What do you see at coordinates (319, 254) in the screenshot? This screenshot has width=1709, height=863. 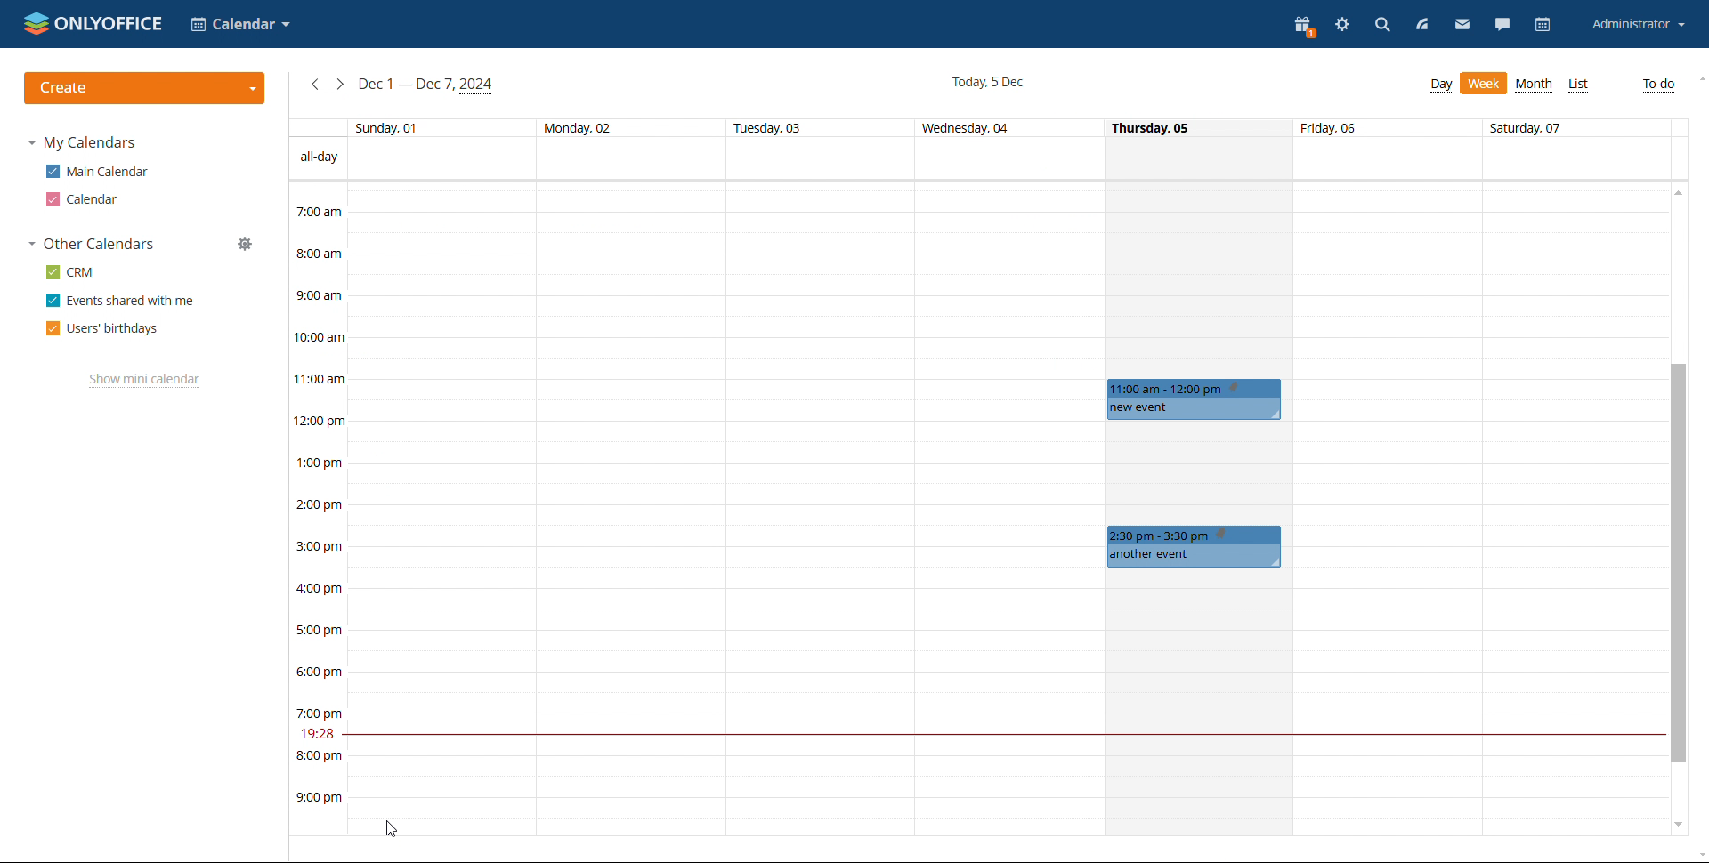 I see `8:00 am` at bounding box center [319, 254].